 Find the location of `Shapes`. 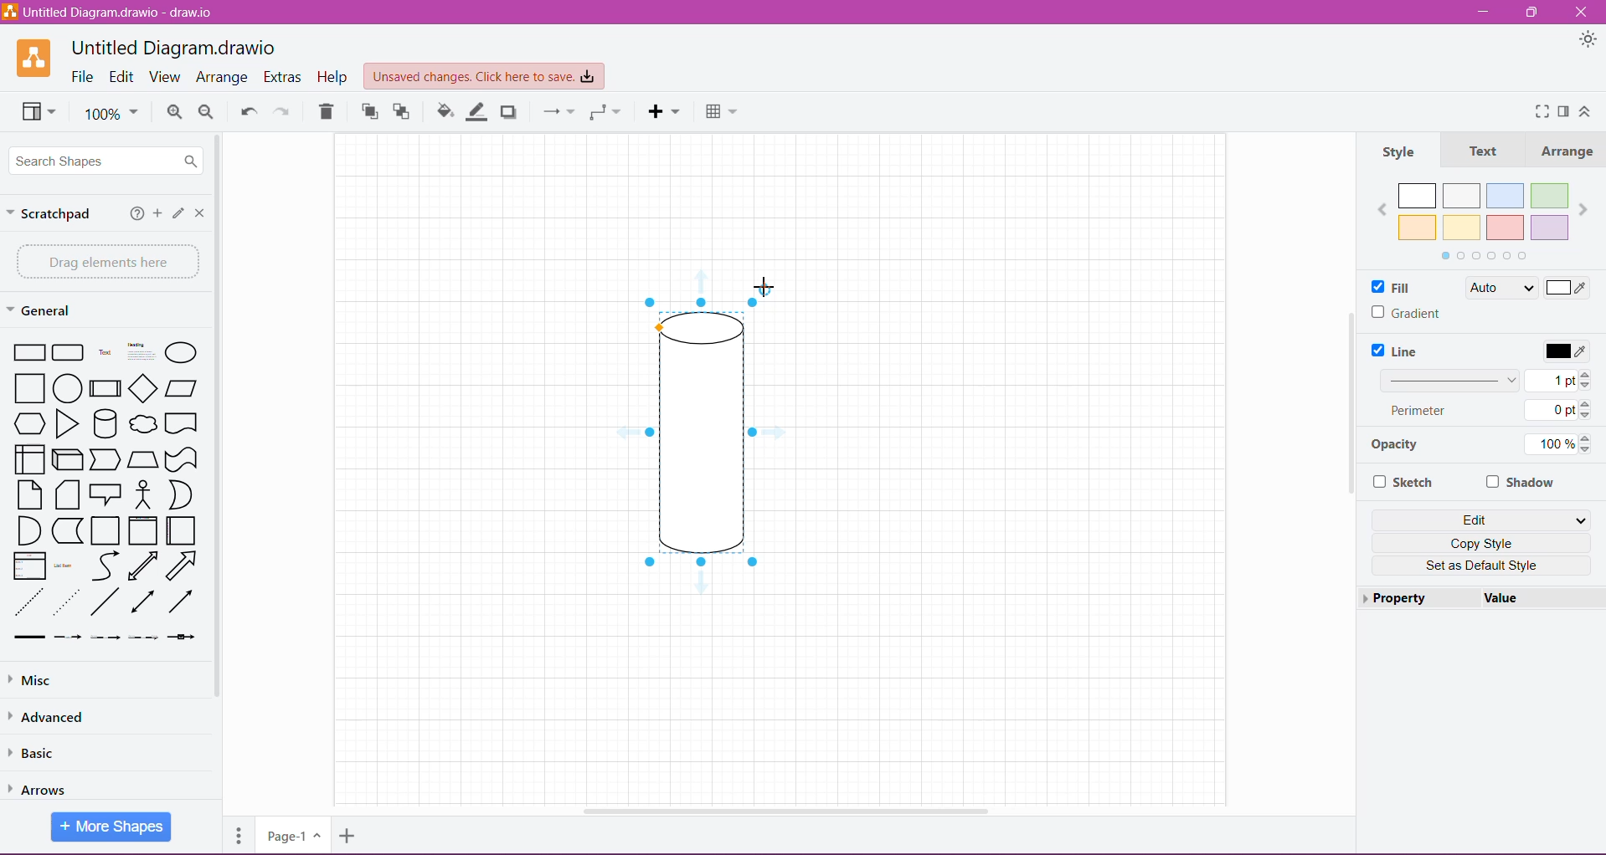

Shapes is located at coordinates (105, 489).